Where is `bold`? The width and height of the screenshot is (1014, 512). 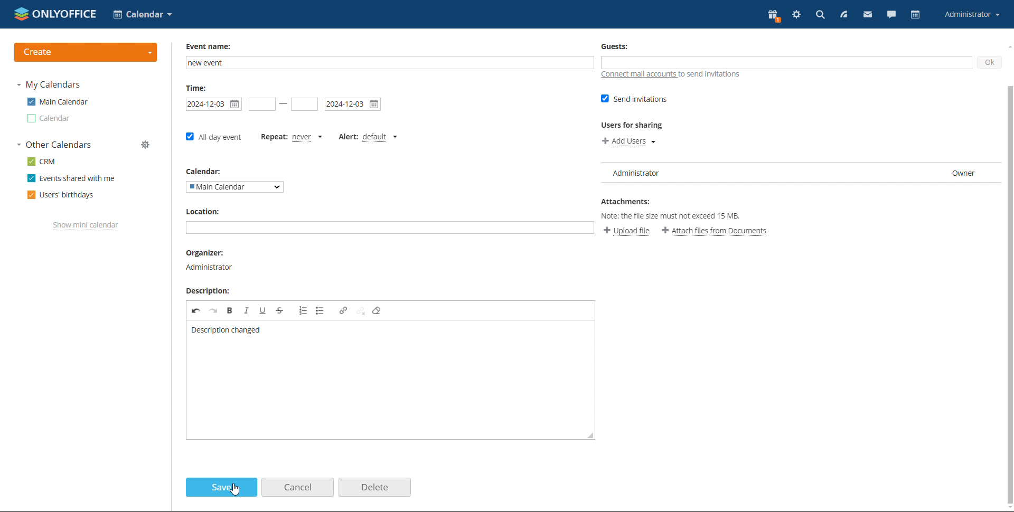 bold is located at coordinates (231, 312).